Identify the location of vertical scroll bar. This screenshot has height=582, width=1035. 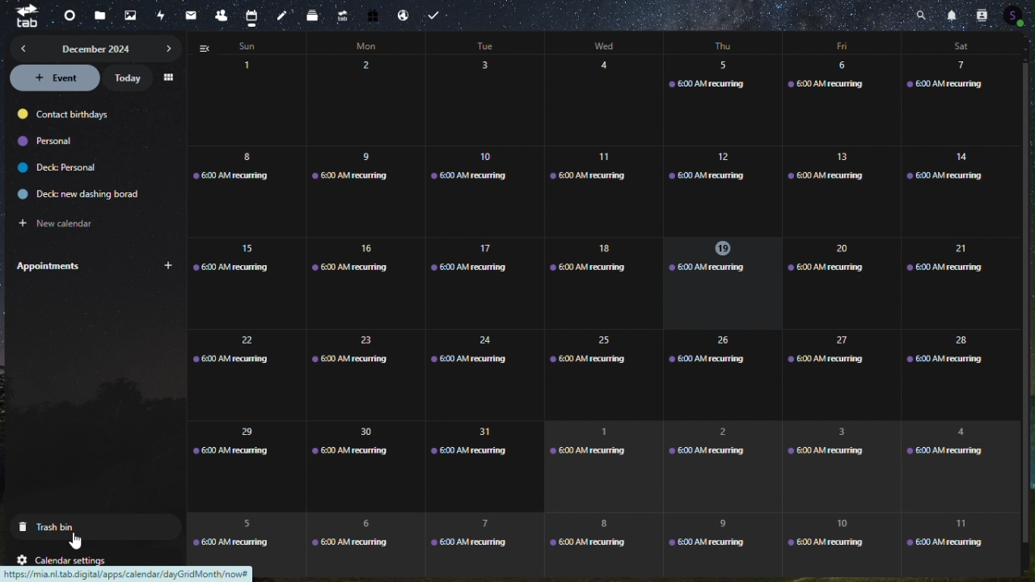
(1029, 302).